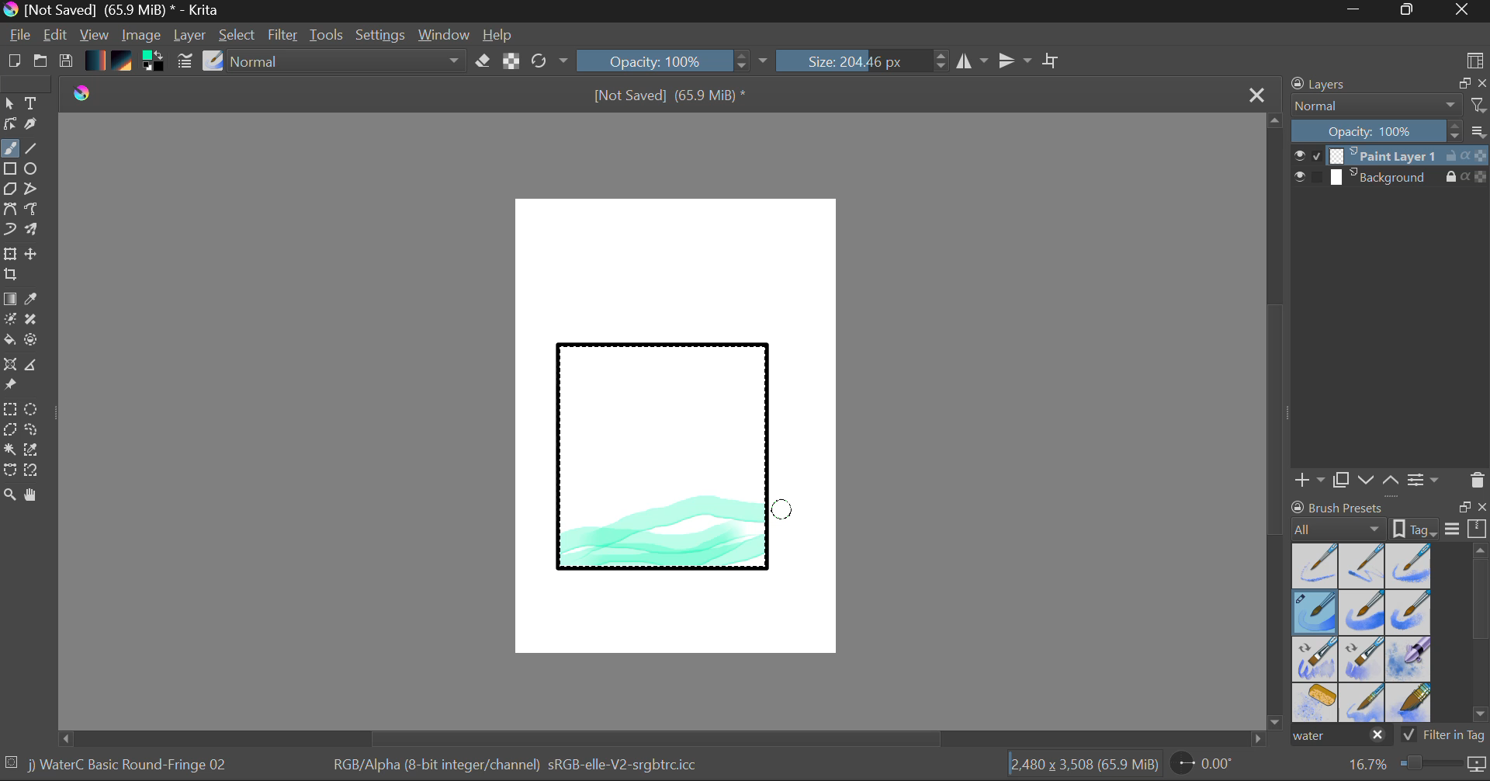 Image resolution: width=1490 pixels, height=781 pixels. Describe the element at coordinates (1424, 479) in the screenshot. I see `Layer Settings` at that location.